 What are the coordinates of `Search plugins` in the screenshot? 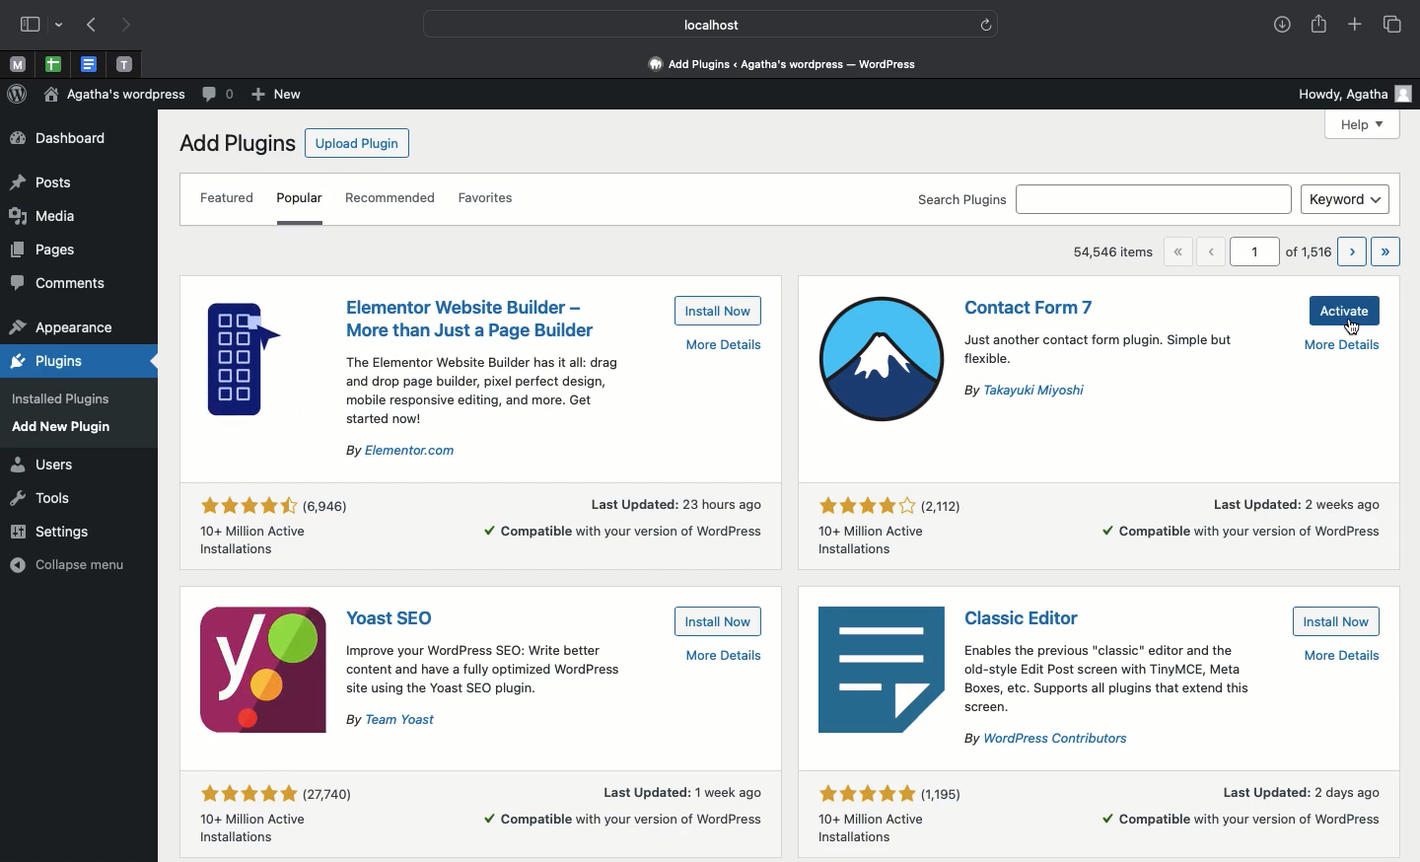 It's located at (961, 197).